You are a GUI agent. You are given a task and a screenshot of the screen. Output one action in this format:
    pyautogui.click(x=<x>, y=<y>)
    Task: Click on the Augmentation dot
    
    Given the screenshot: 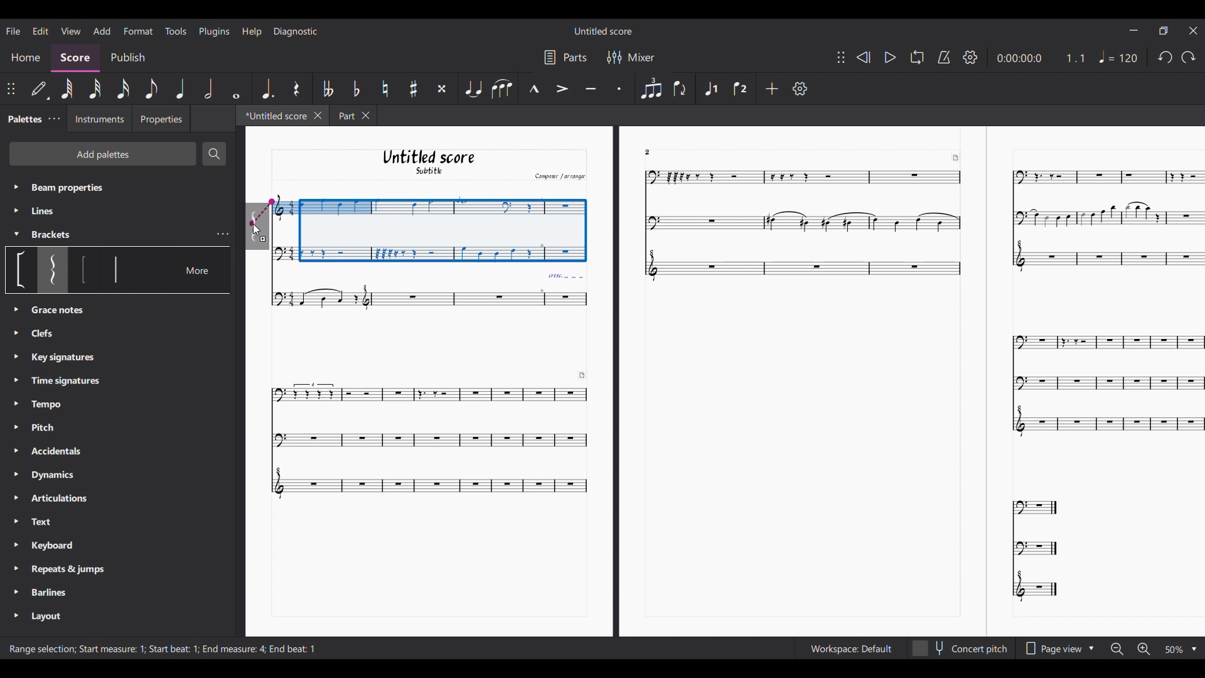 What is the action you would take?
    pyautogui.click(x=267, y=89)
    